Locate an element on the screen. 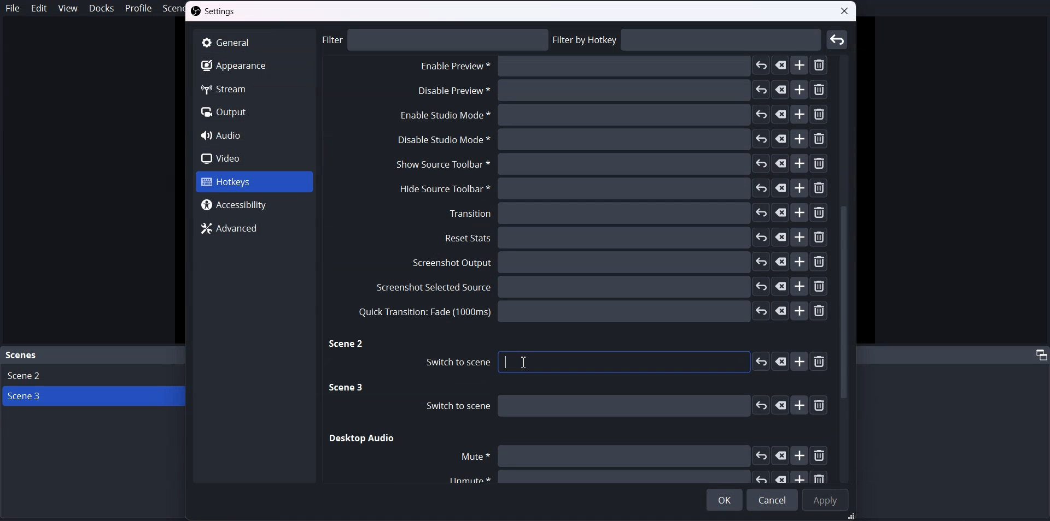 This screenshot has height=521, width=1050. View is located at coordinates (67, 8).